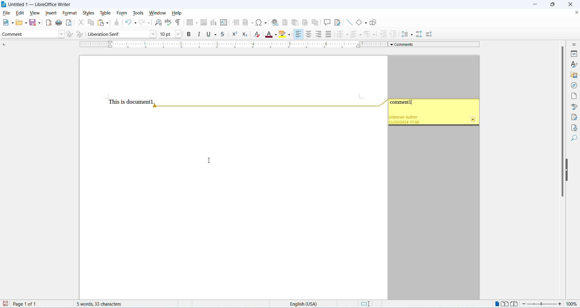  I want to click on zoom bar, so click(542, 303).